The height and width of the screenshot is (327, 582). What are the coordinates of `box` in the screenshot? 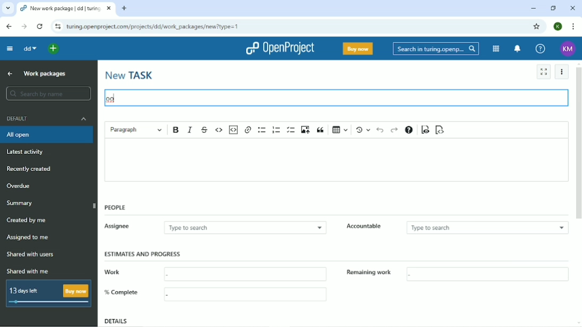 It's located at (490, 275).